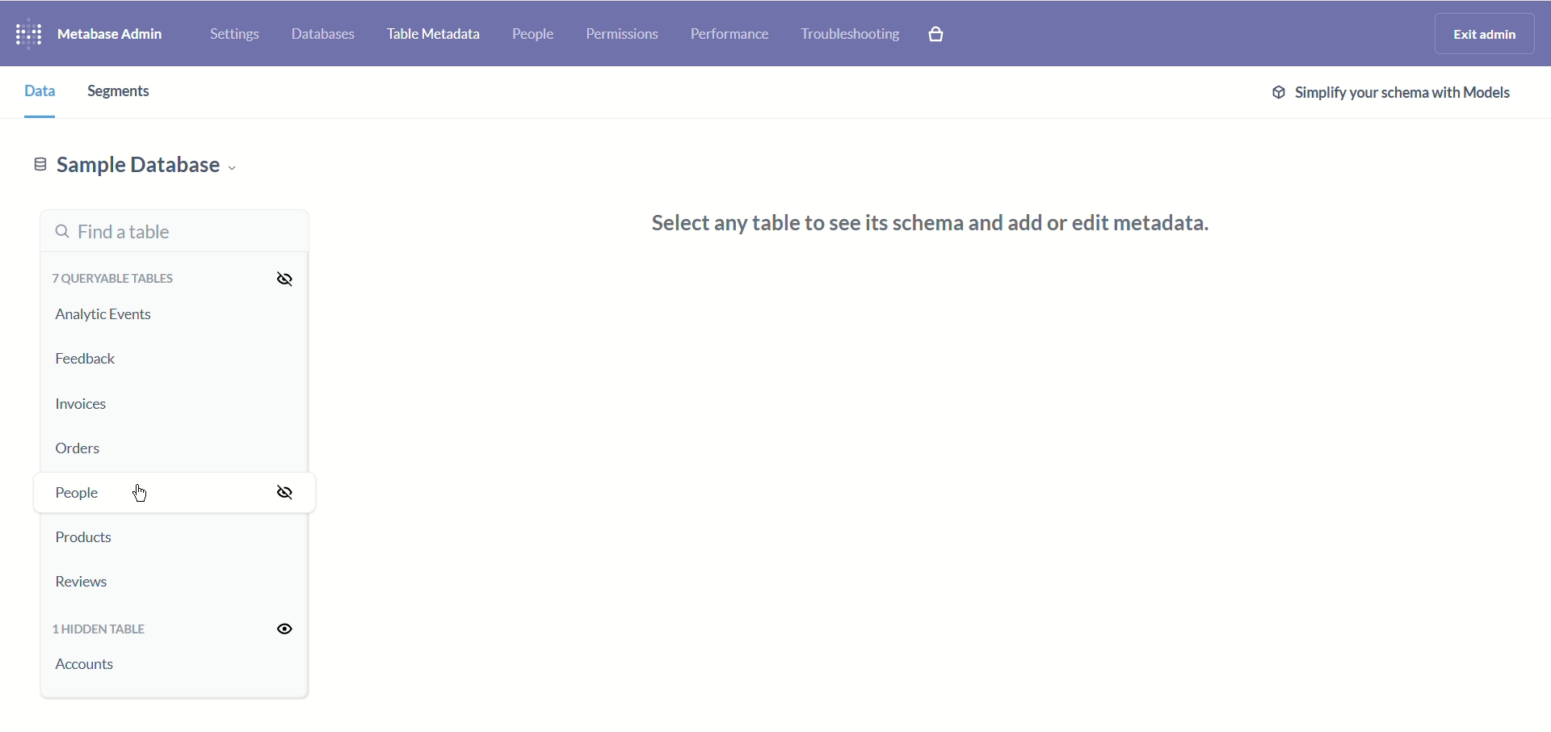 The height and width of the screenshot is (732, 1551). Describe the element at coordinates (326, 32) in the screenshot. I see `Databases` at that location.